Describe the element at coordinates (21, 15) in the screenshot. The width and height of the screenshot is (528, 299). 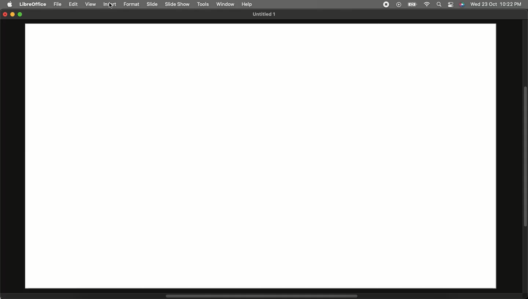
I see `Maximize` at that location.